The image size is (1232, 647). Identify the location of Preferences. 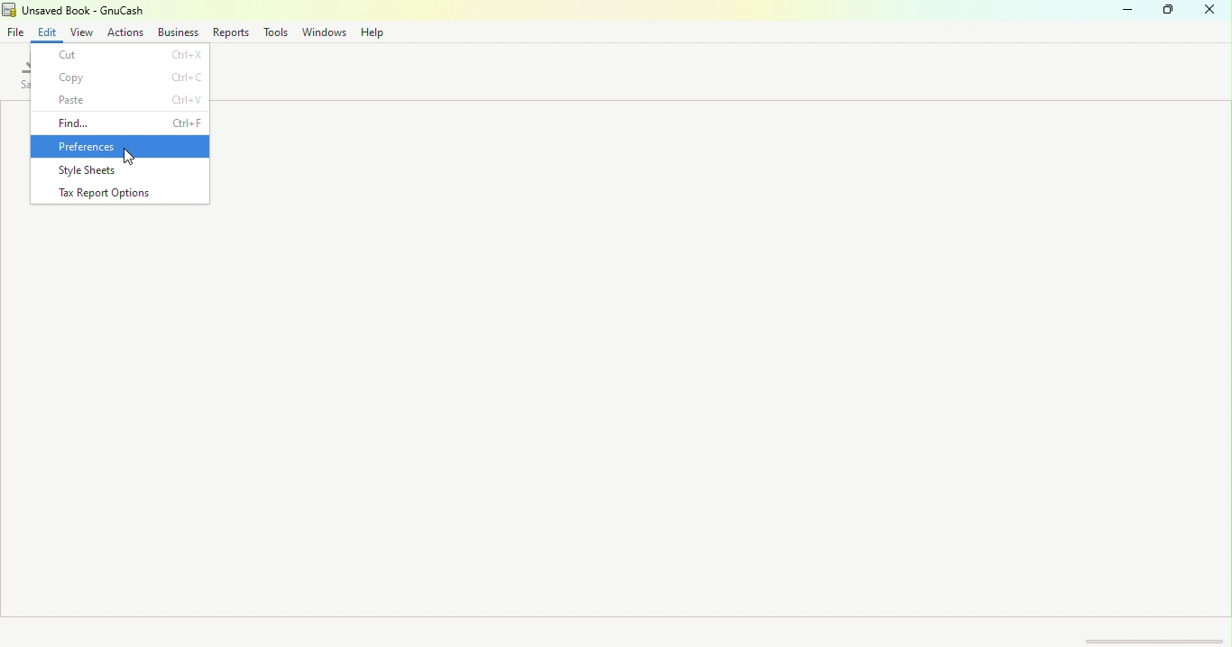
(119, 147).